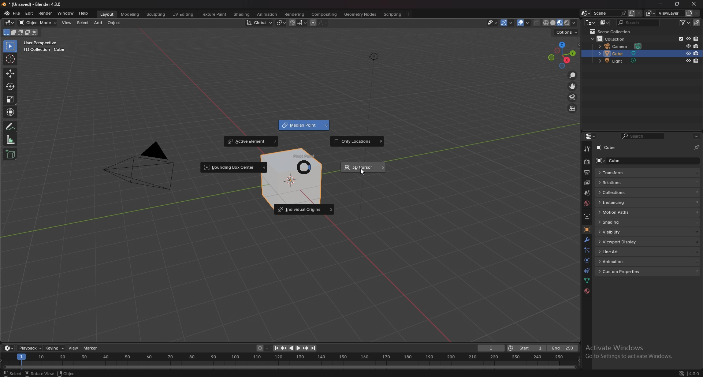  I want to click on data, so click(587, 281).